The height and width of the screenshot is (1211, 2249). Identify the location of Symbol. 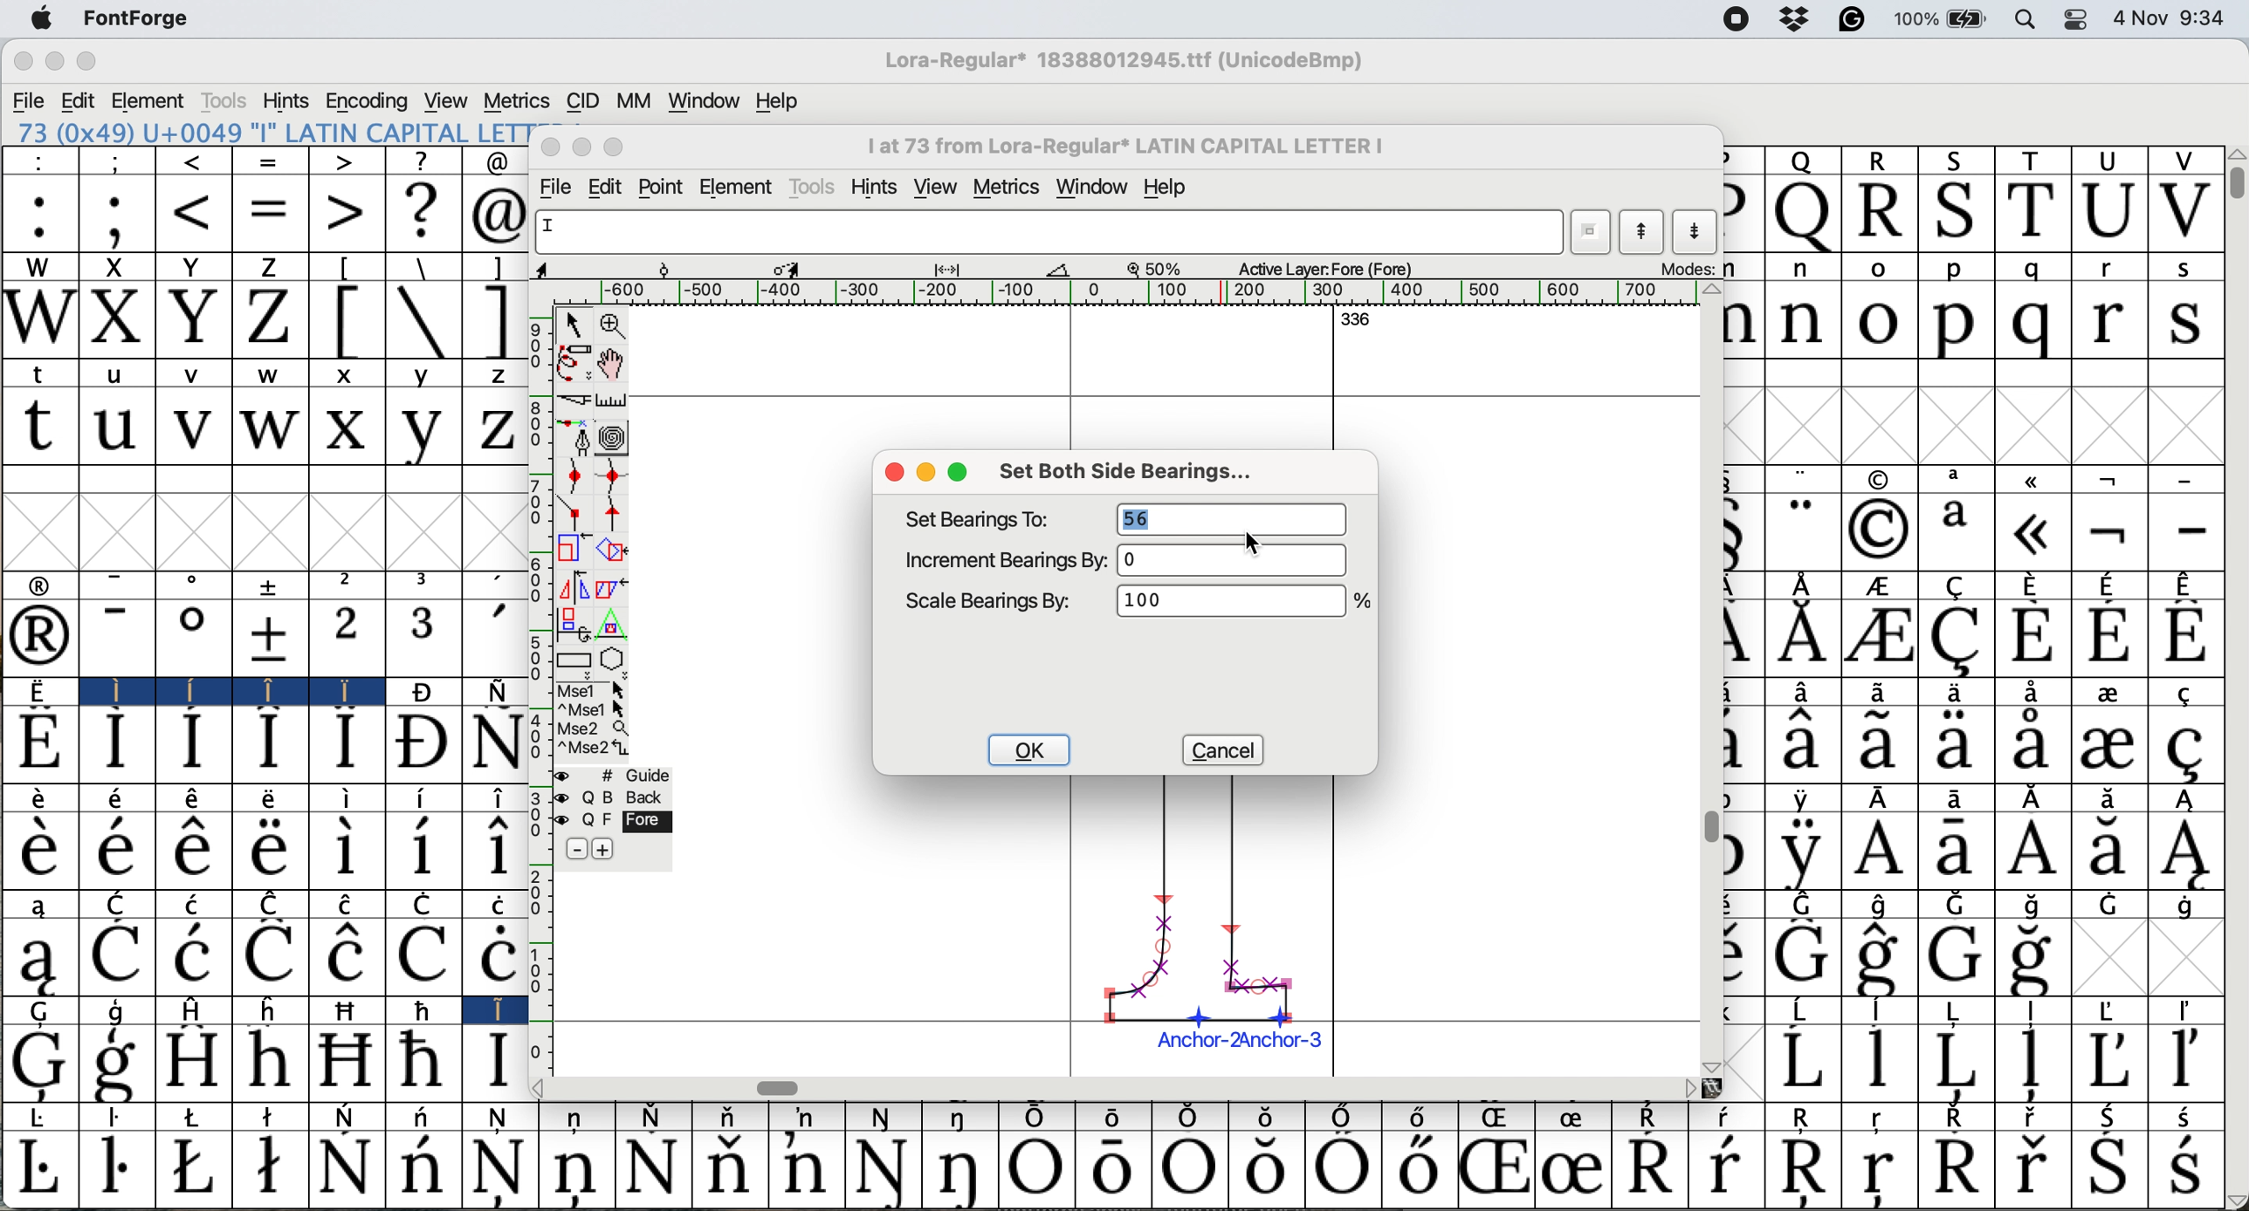
(2033, 692).